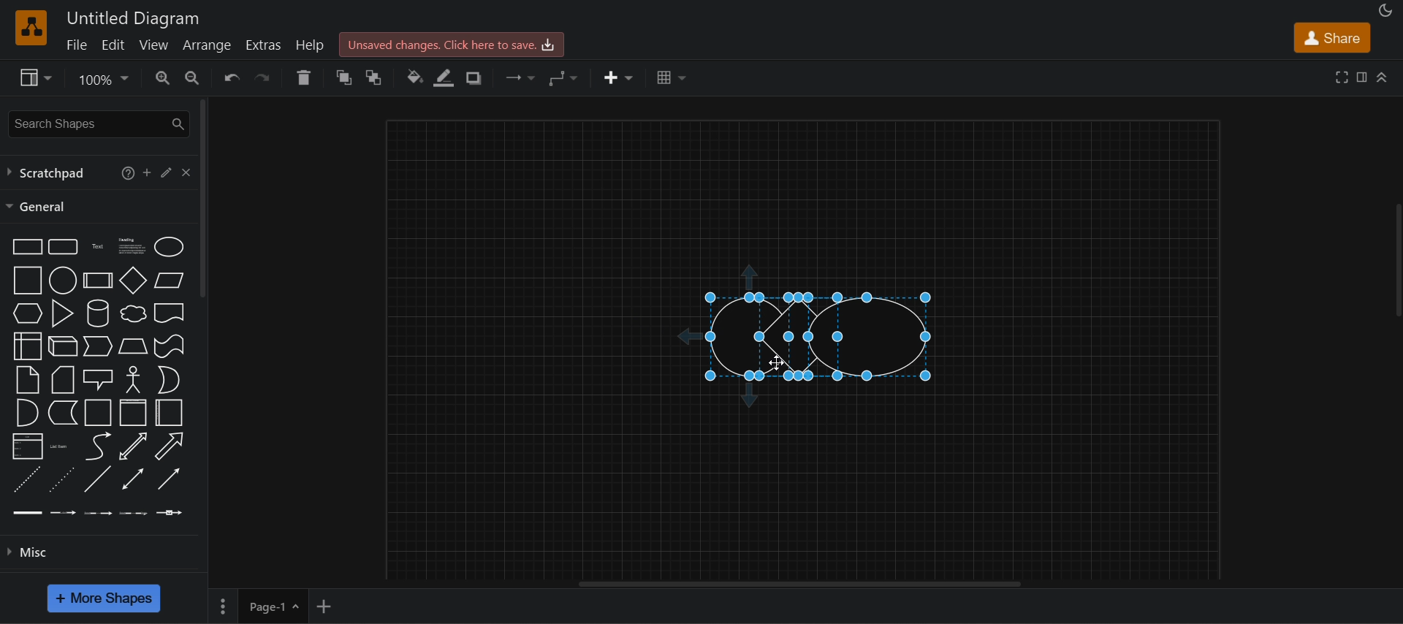 Image resolution: width=1403 pixels, height=624 pixels. I want to click on internal storage, so click(26, 346).